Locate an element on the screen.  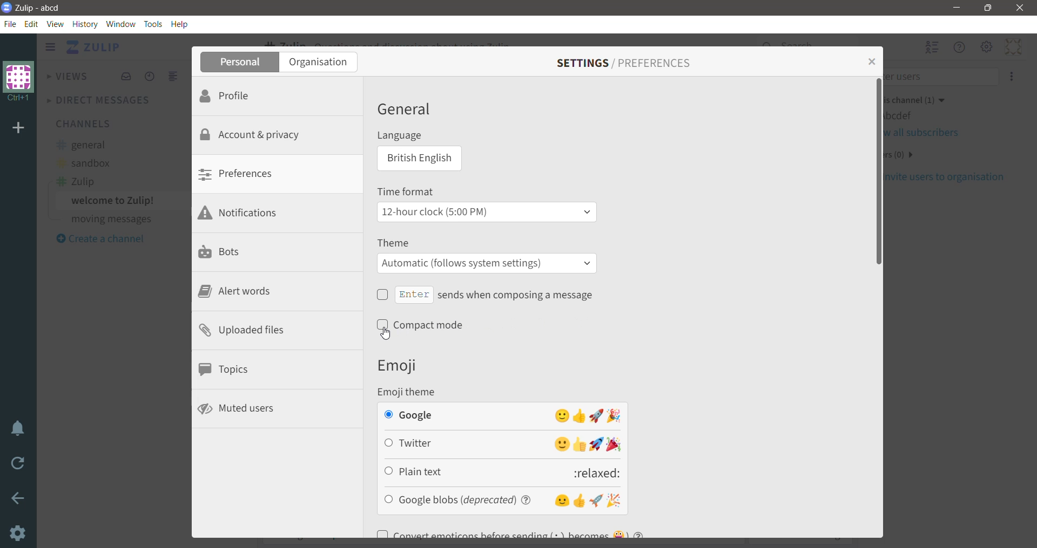
Settings/Preferences is located at coordinates (625, 62).